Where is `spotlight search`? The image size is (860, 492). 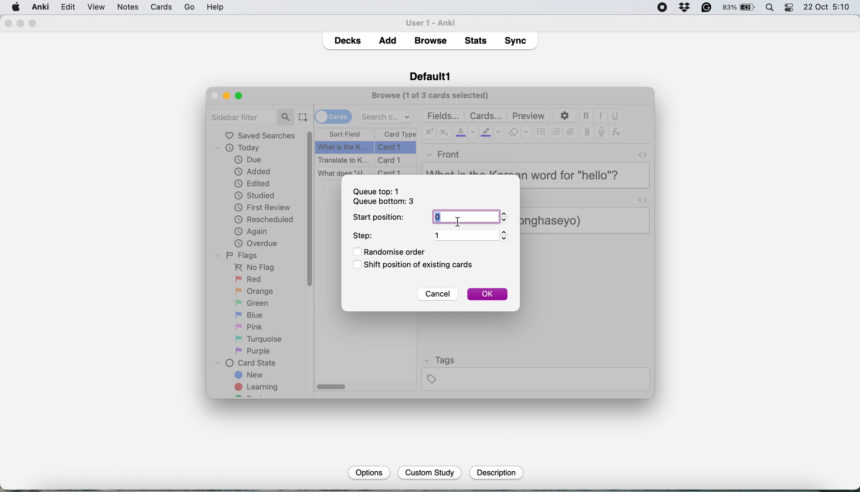 spotlight search is located at coordinates (772, 8).